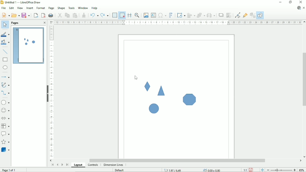 The height and width of the screenshot is (172, 306). What do you see at coordinates (6, 34) in the screenshot?
I see `Line color` at bounding box center [6, 34].